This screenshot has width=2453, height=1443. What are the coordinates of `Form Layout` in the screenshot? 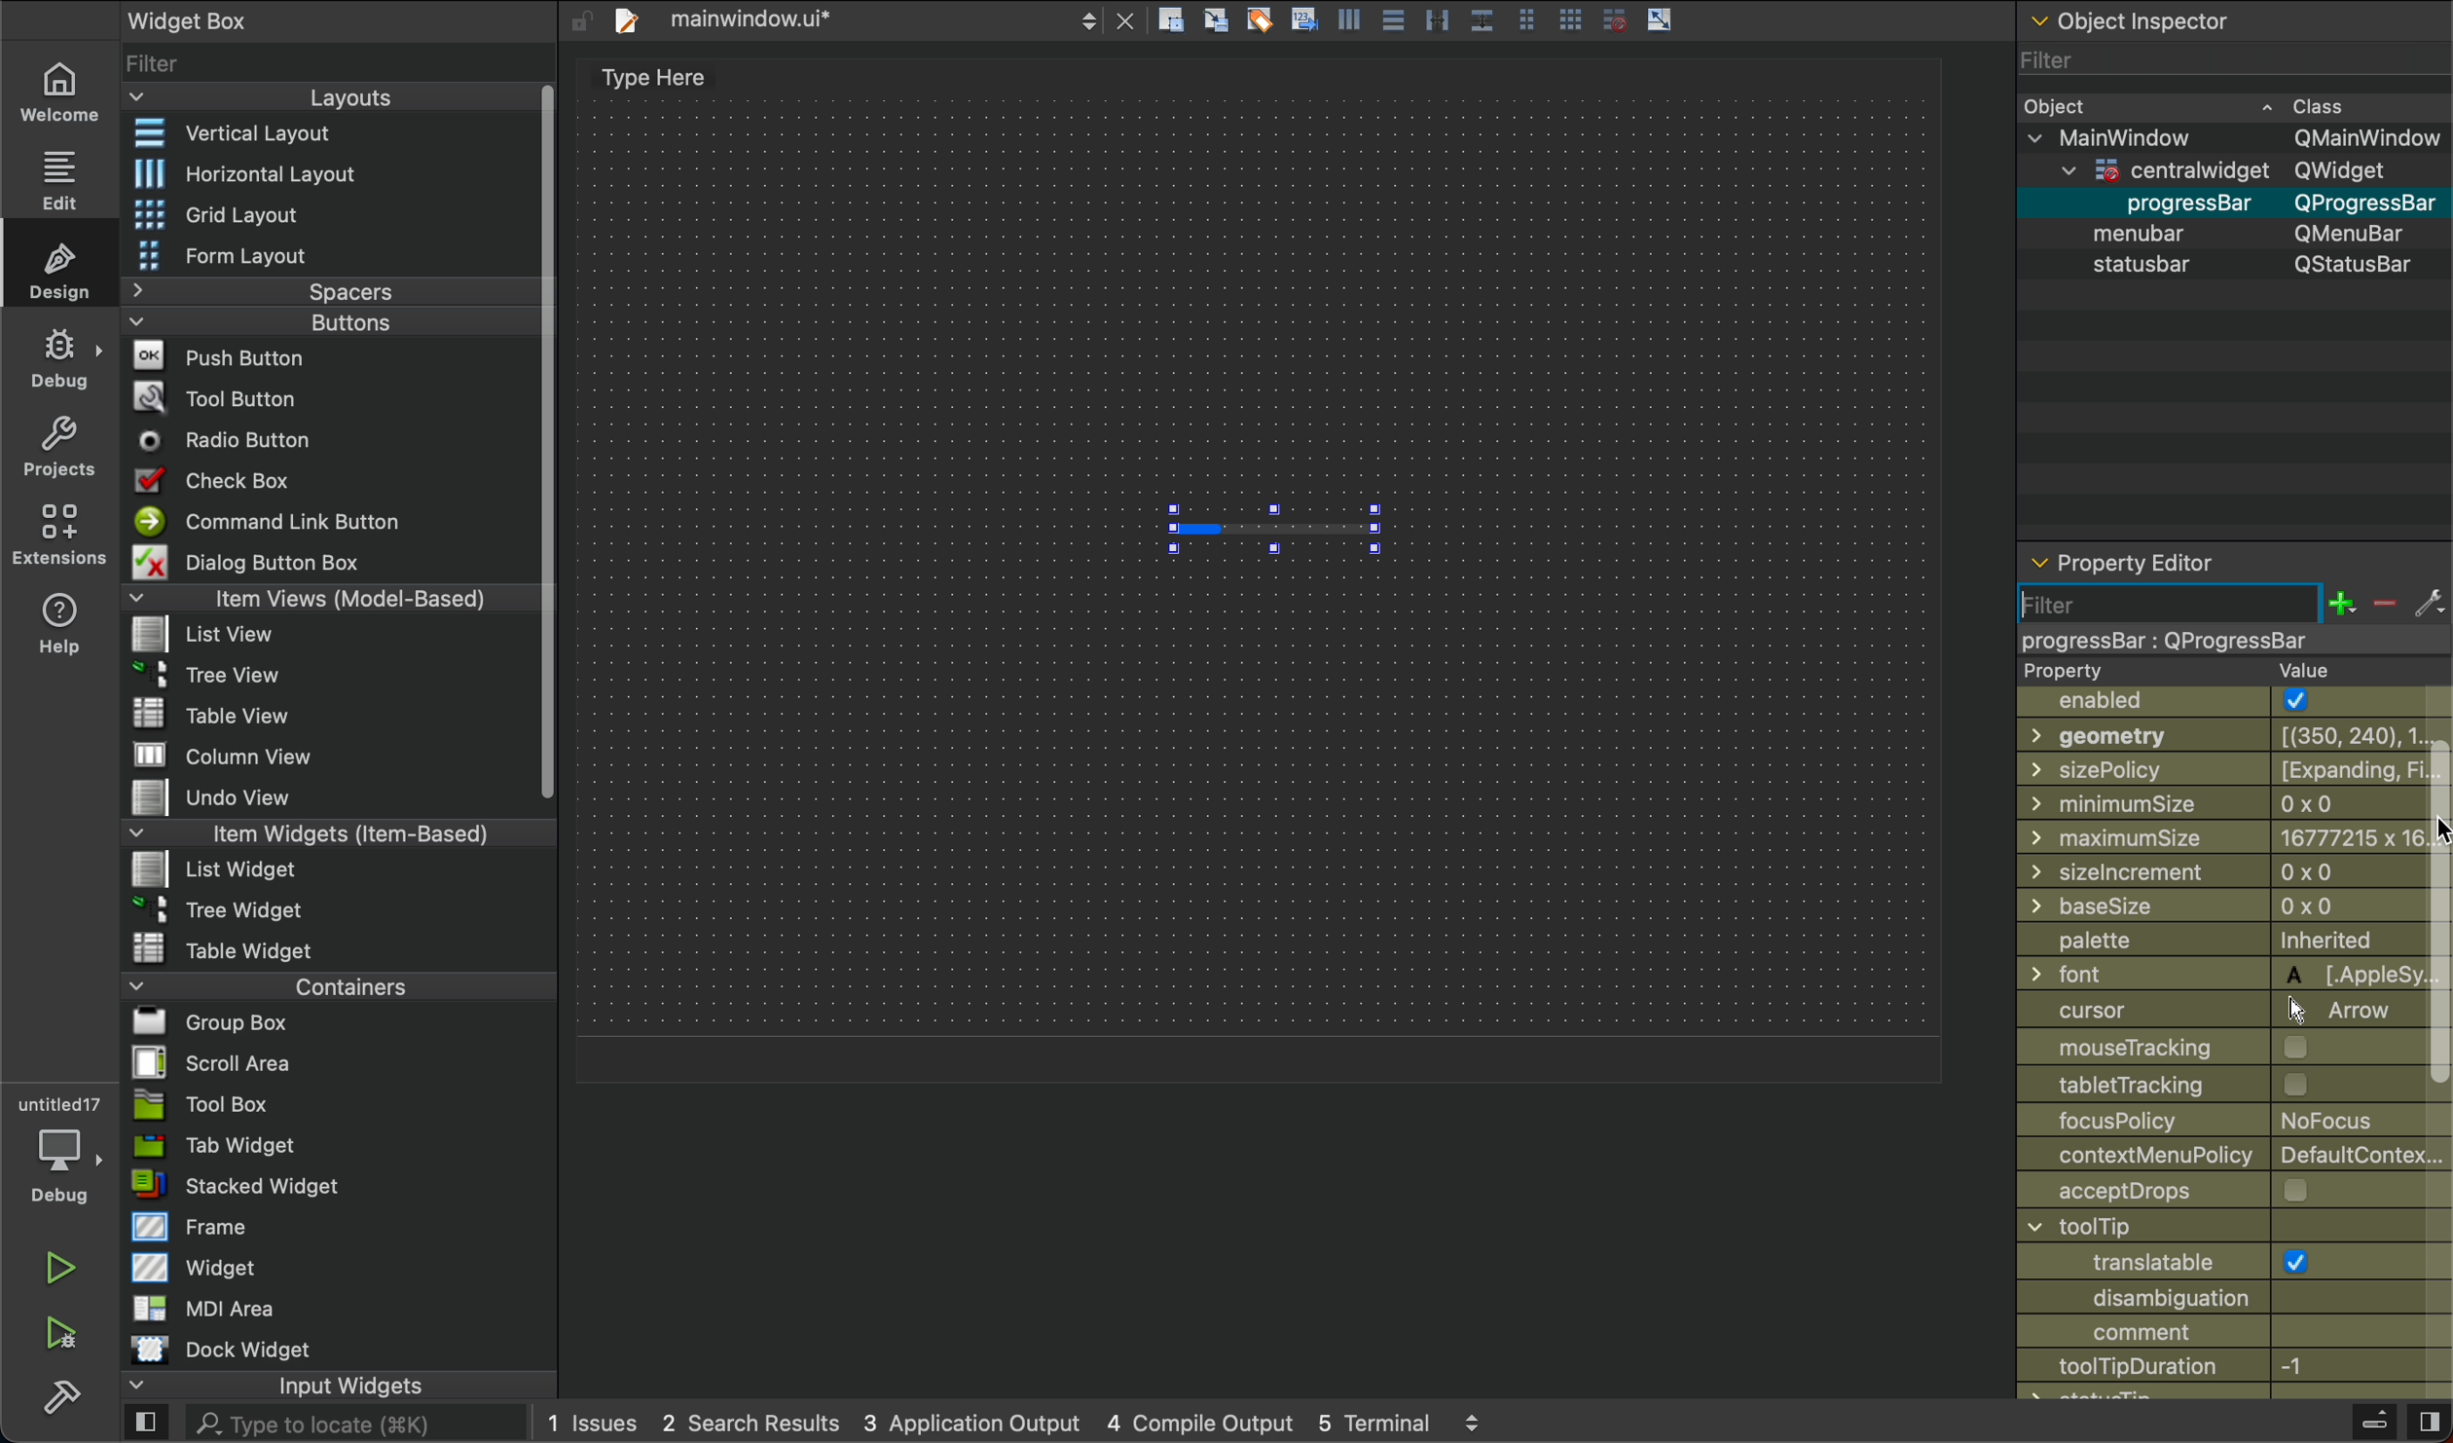 It's located at (246, 256).